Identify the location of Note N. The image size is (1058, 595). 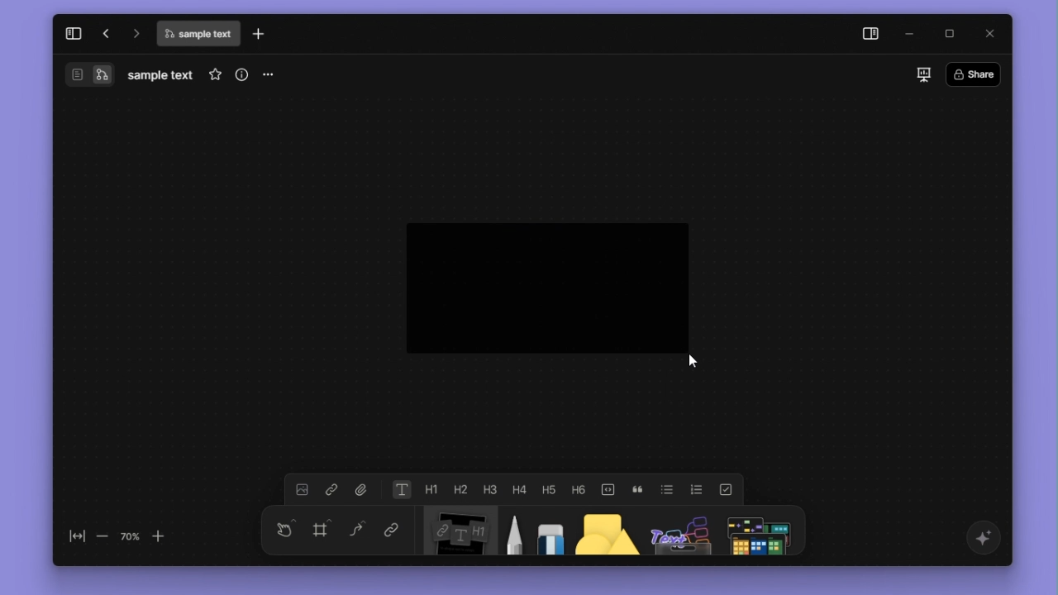
(455, 533).